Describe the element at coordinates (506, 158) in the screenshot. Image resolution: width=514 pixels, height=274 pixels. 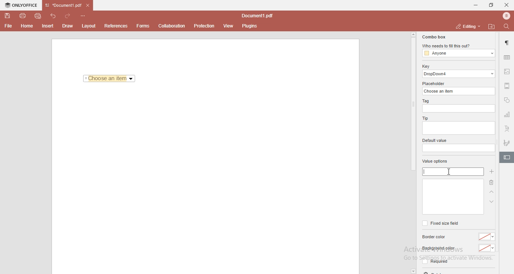
I see `highlighted` at that location.